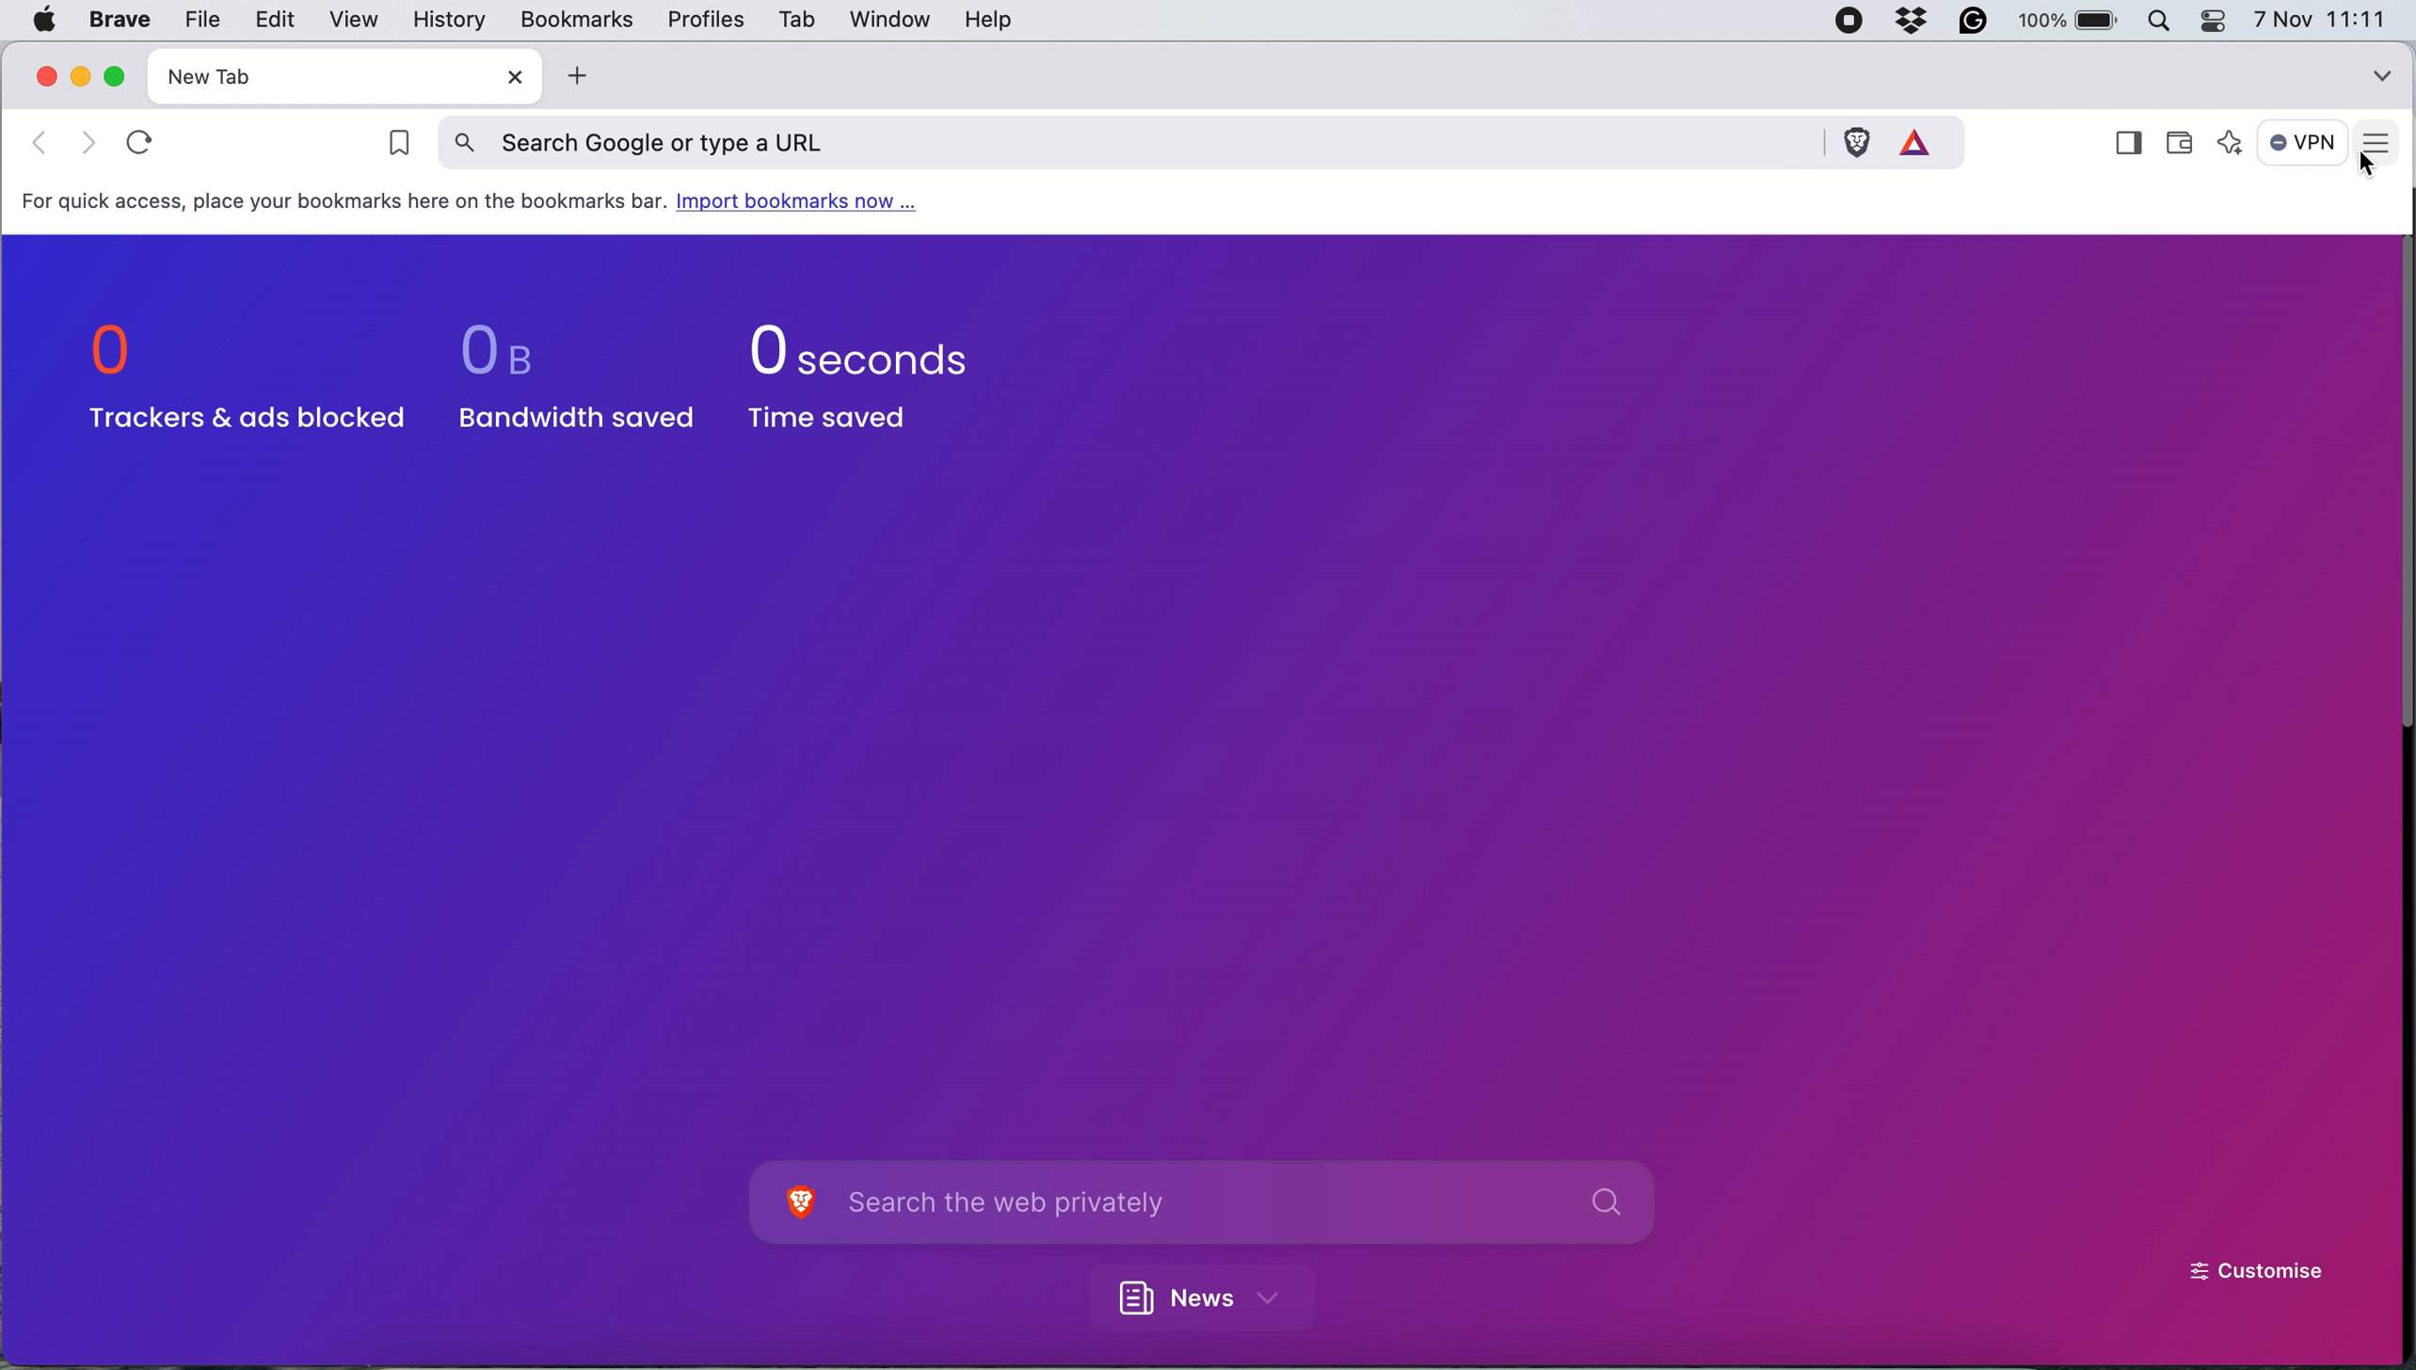 Image resolution: width=2416 pixels, height=1370 pixels. Describe the element at coordinates (573, 76) in the screenshot. I see `add new tab` at that location.